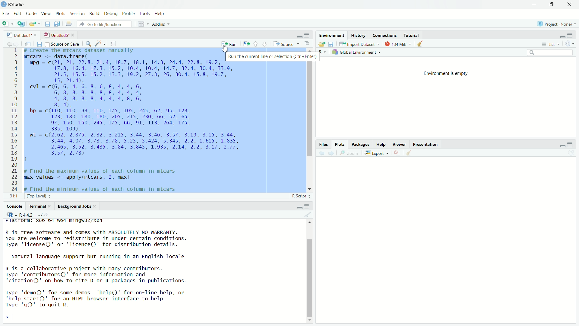 This screenshot has height=326, width=579. Describe the element at coordinates (322, 152) in the screenshot. I see `back` at that location.